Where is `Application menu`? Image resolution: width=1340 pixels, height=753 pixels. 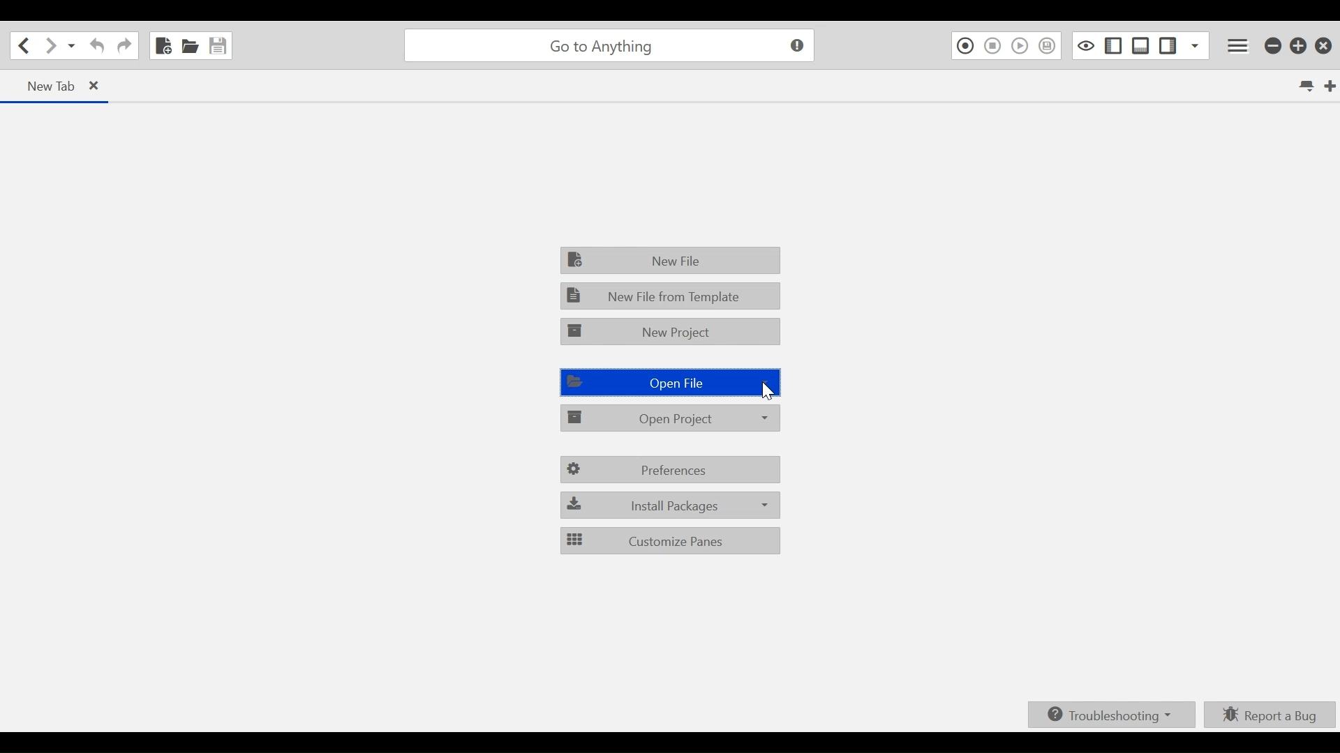 Application menu is located at coordinates (1239, 46).